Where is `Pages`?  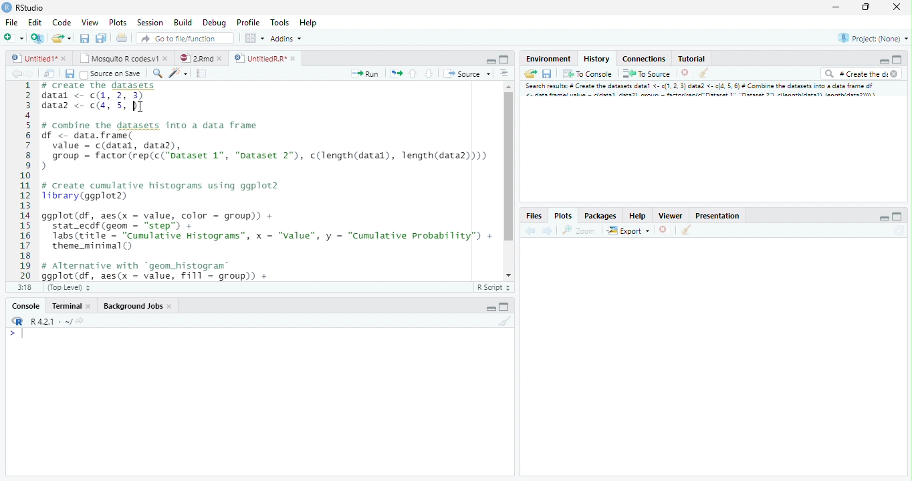
Pages is located at coordinates (396, 75).